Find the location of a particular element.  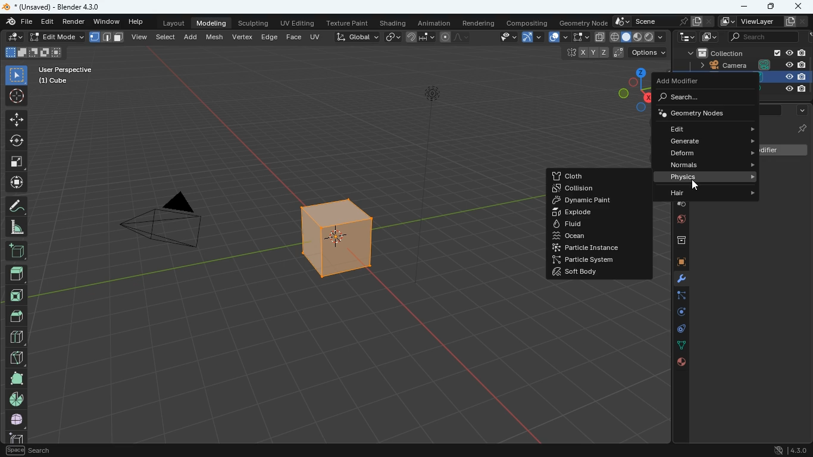

shading is located at coordinates (394, 22).